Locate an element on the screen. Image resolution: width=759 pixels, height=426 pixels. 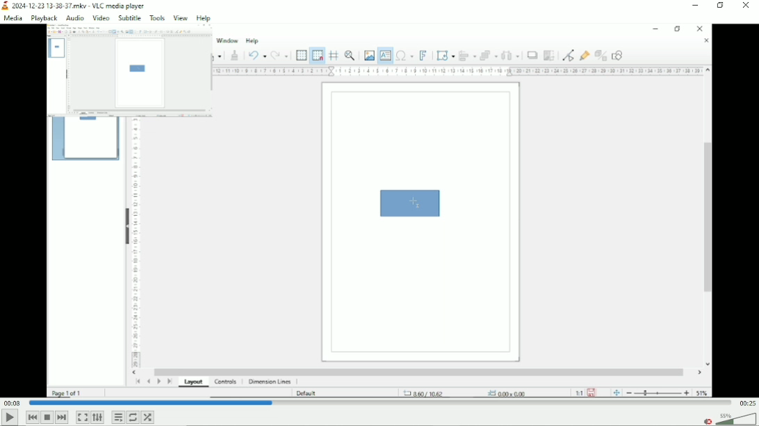
Play duration is located at coordinates (380, 403).